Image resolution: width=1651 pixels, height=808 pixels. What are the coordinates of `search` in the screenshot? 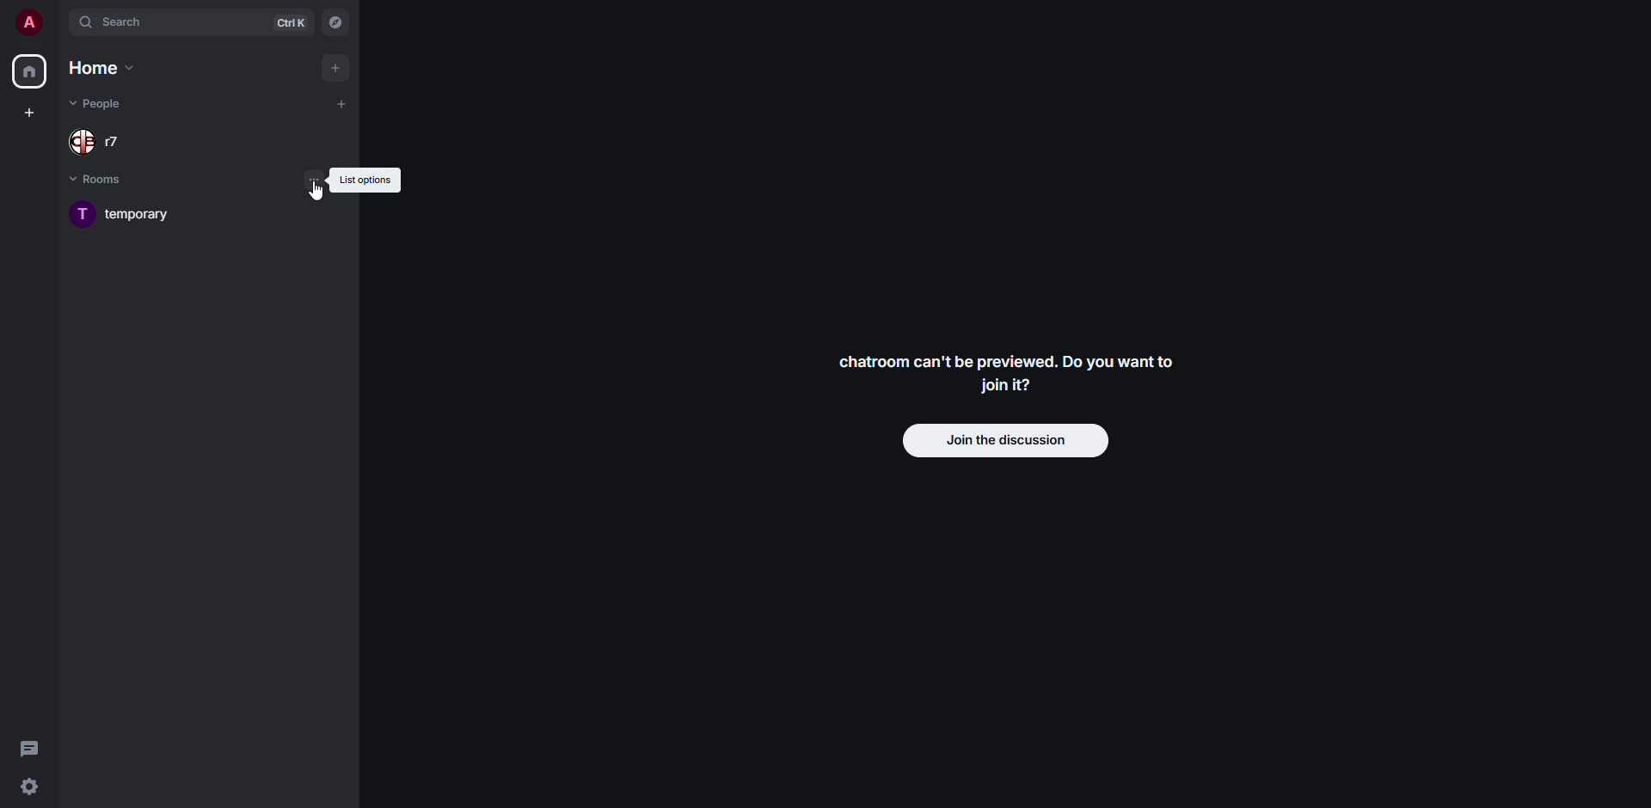 It's located at (120, 21).